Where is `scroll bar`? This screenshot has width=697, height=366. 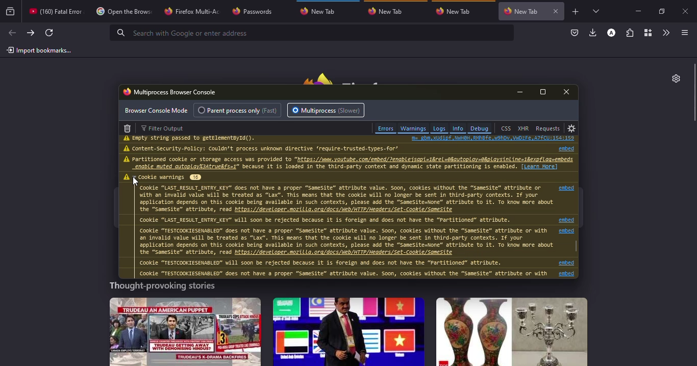
scroll bar is located at coordinates (576, 245).